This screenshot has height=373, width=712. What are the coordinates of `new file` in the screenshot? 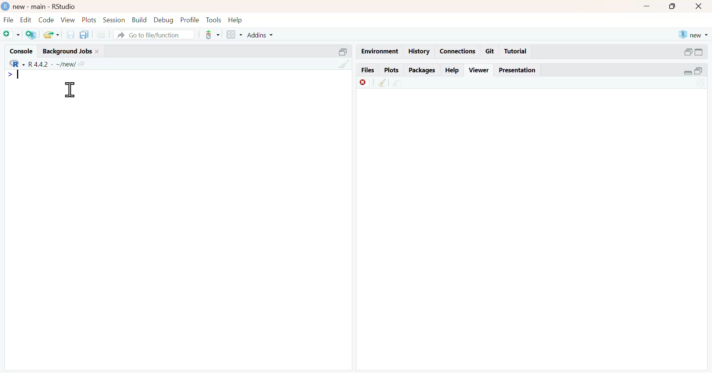 It's located at (11, 34).